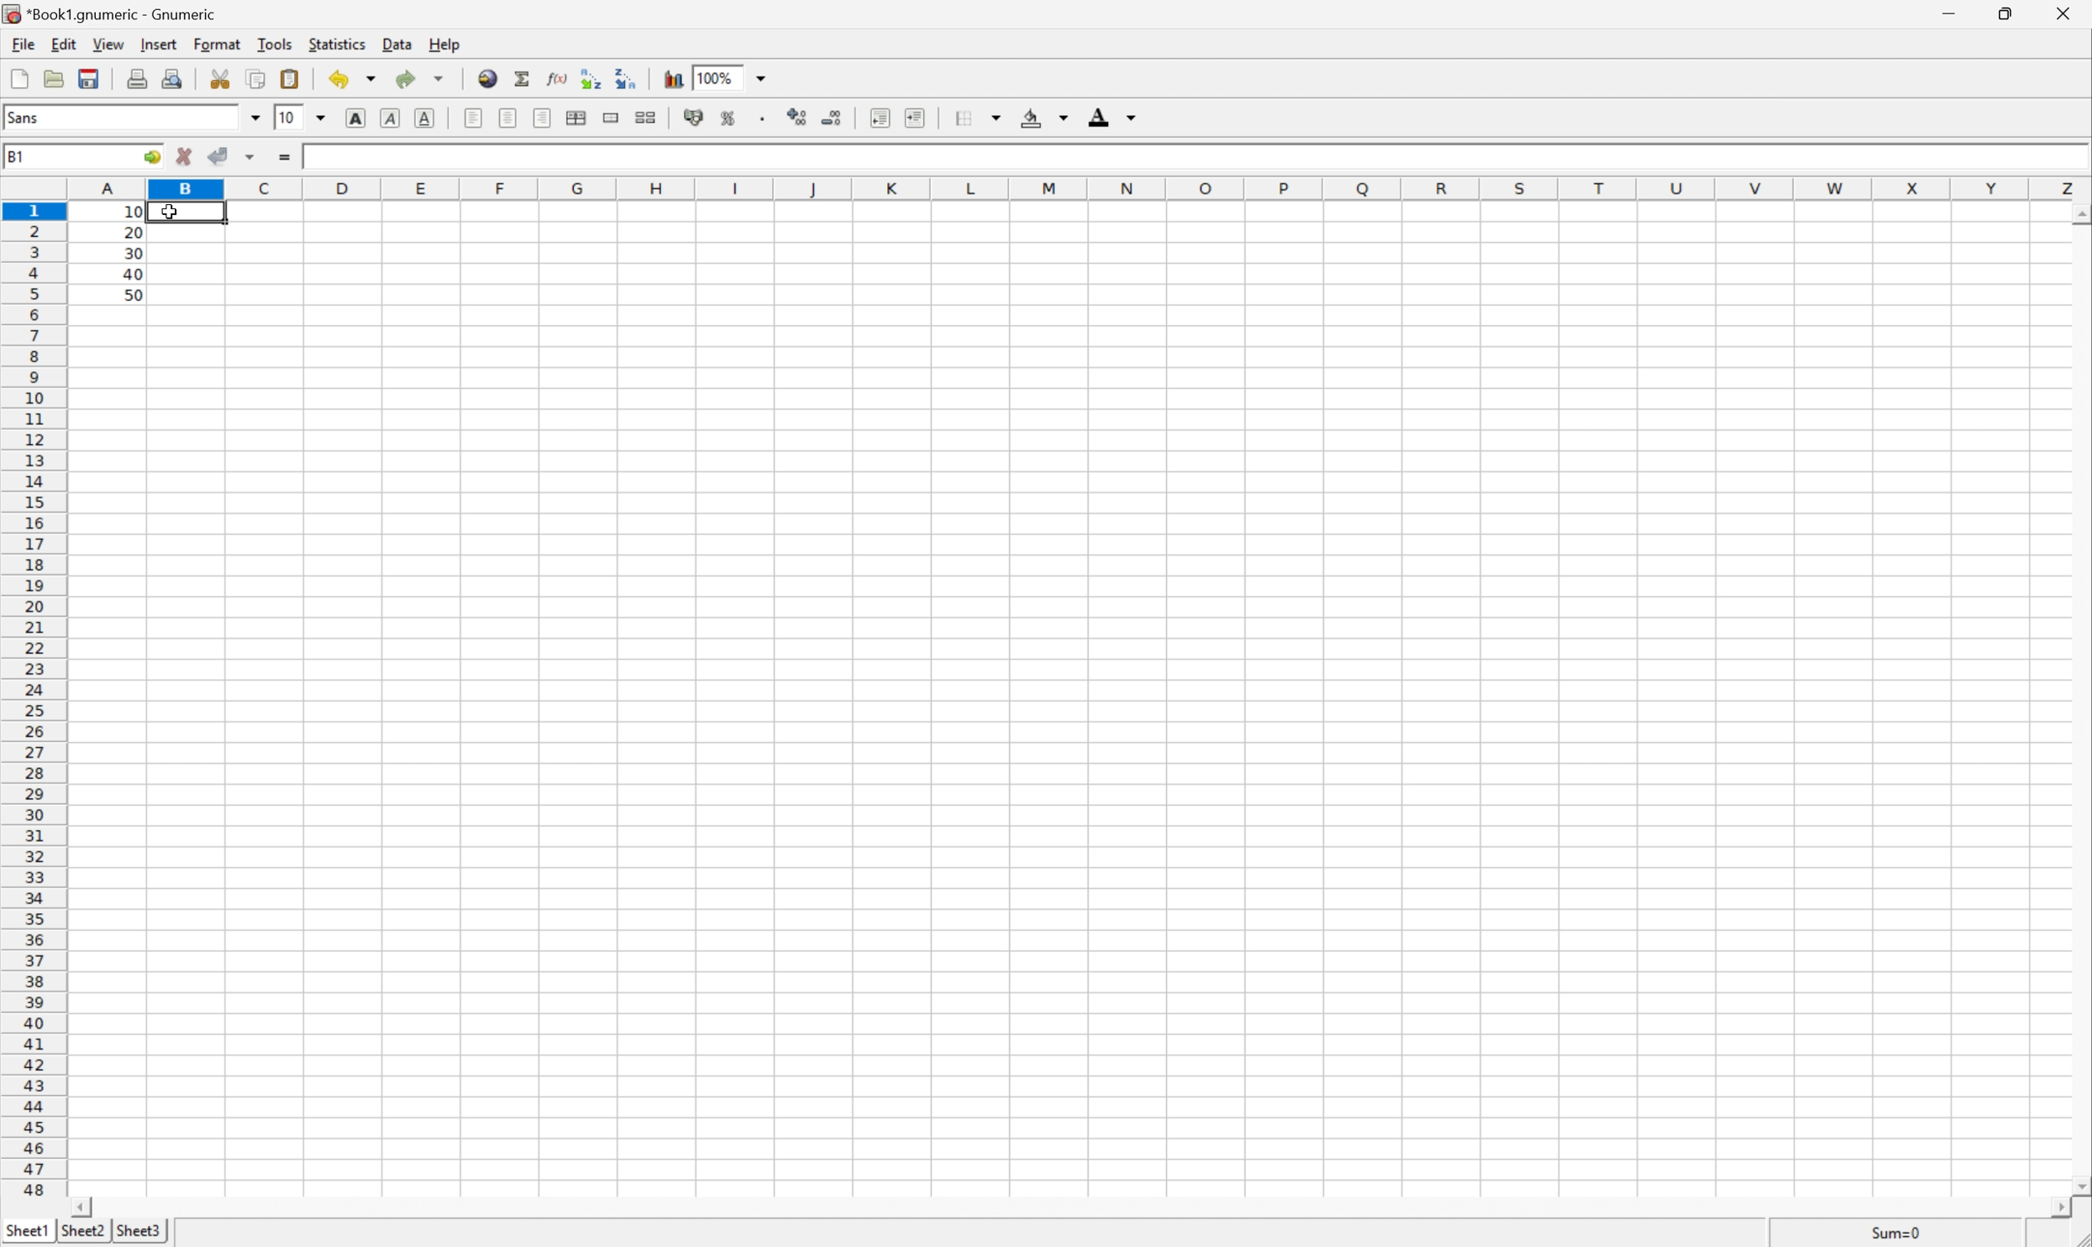 Image resolution: width=2092 pixels, height=1247 pixels. I want to click on Edit a function in current cell, so click(561, 76).